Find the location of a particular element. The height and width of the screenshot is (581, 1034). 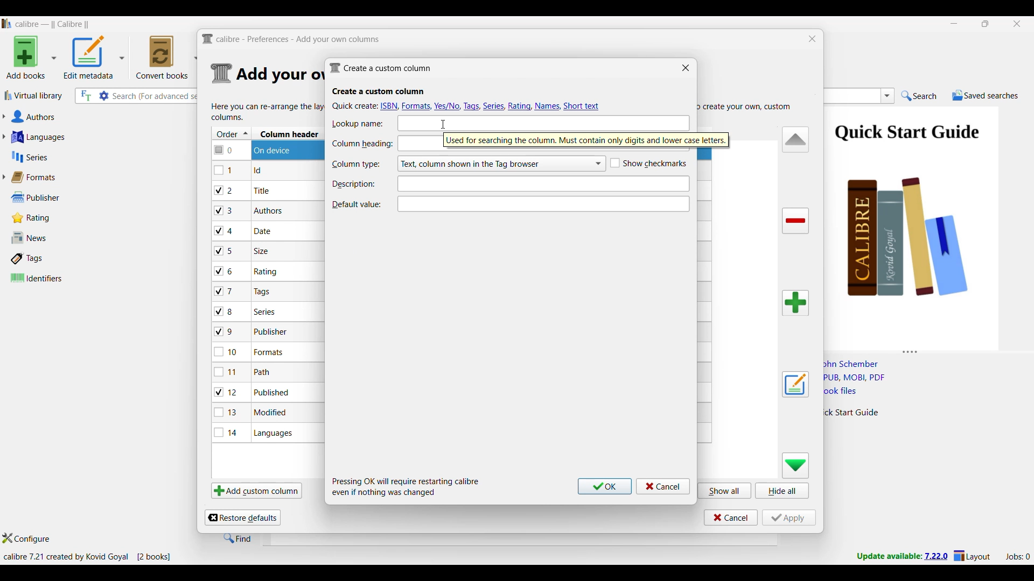

Text is located at coordinates (542, 204).